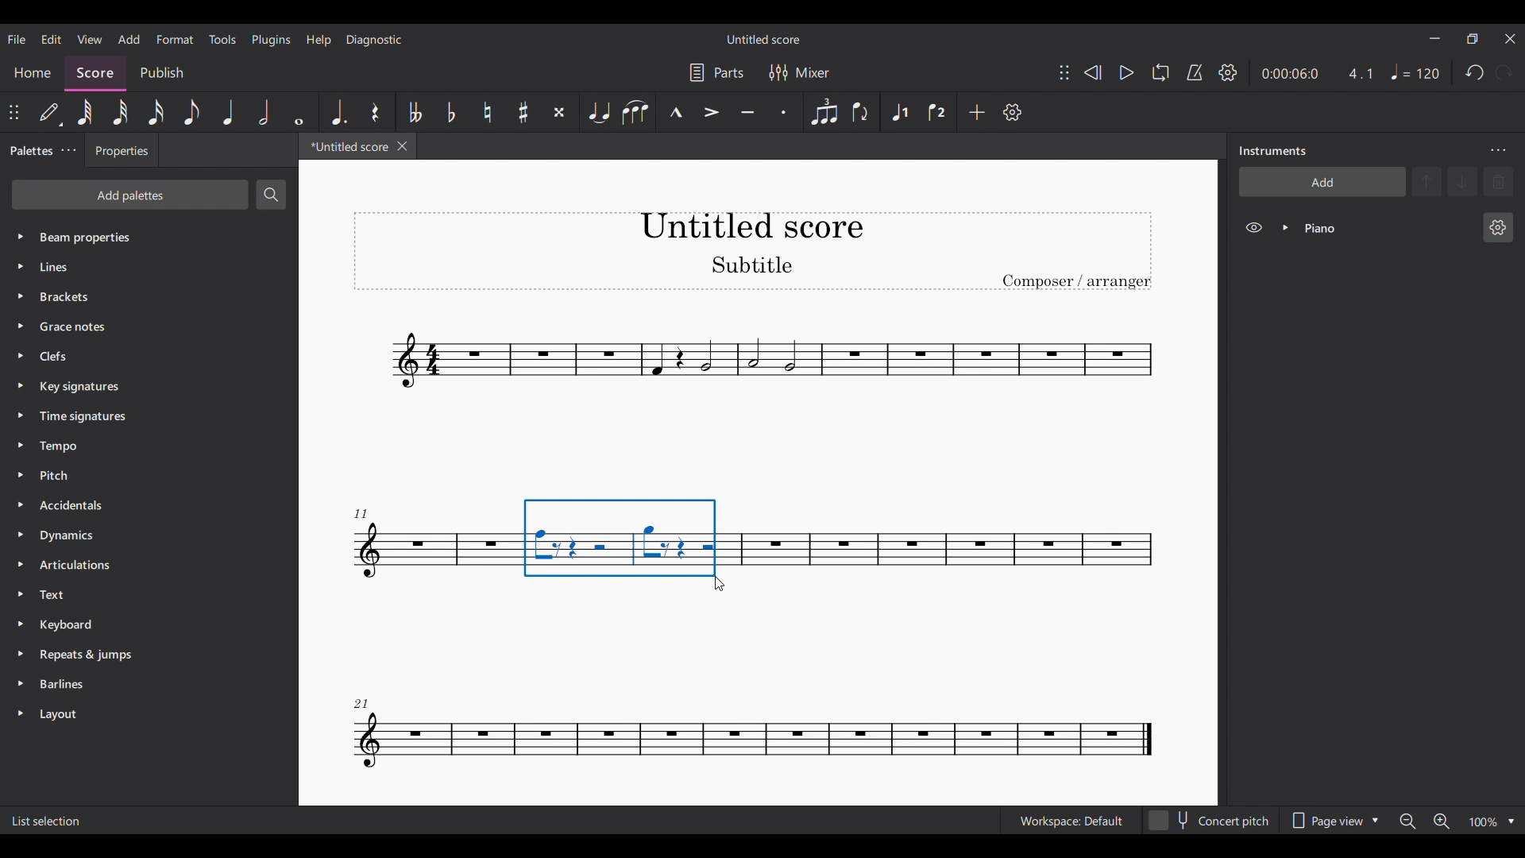  Describe the element at coordinates (800, 72) in the screenshot. I see `Mixer settings` at that location.